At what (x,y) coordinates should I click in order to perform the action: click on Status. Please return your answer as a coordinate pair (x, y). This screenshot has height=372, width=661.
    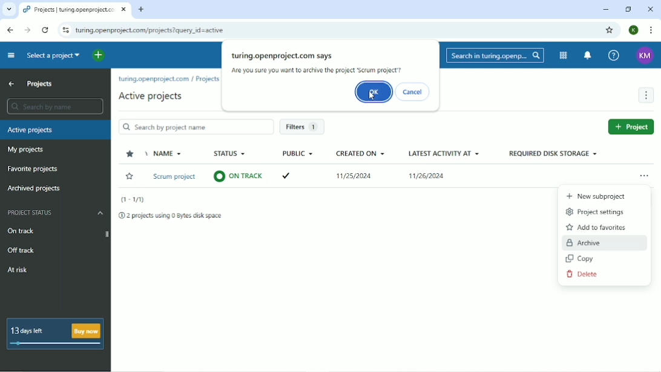
    Looking at the image, I should click on (231, 154).